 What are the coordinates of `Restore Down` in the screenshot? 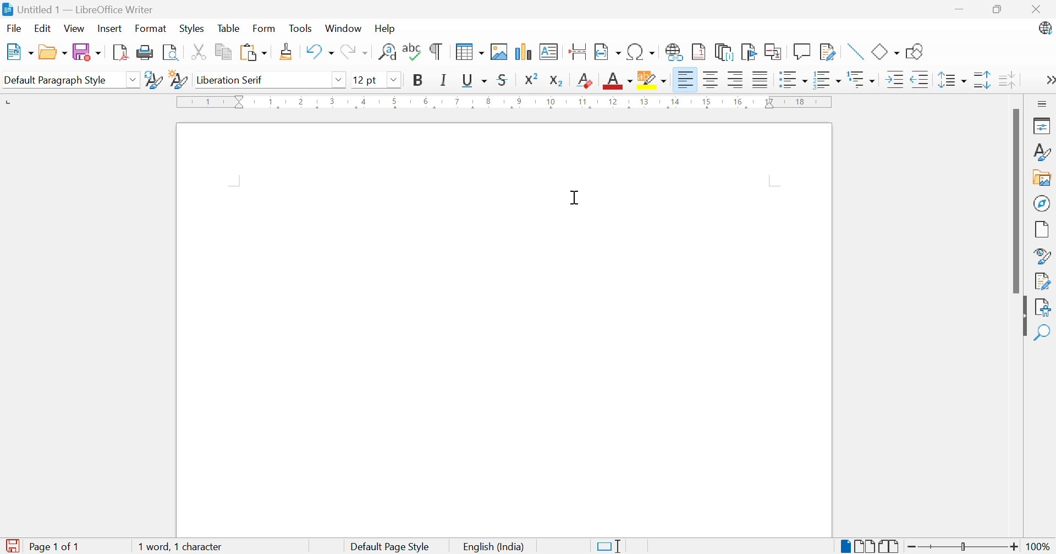 It's located at (998, 8).